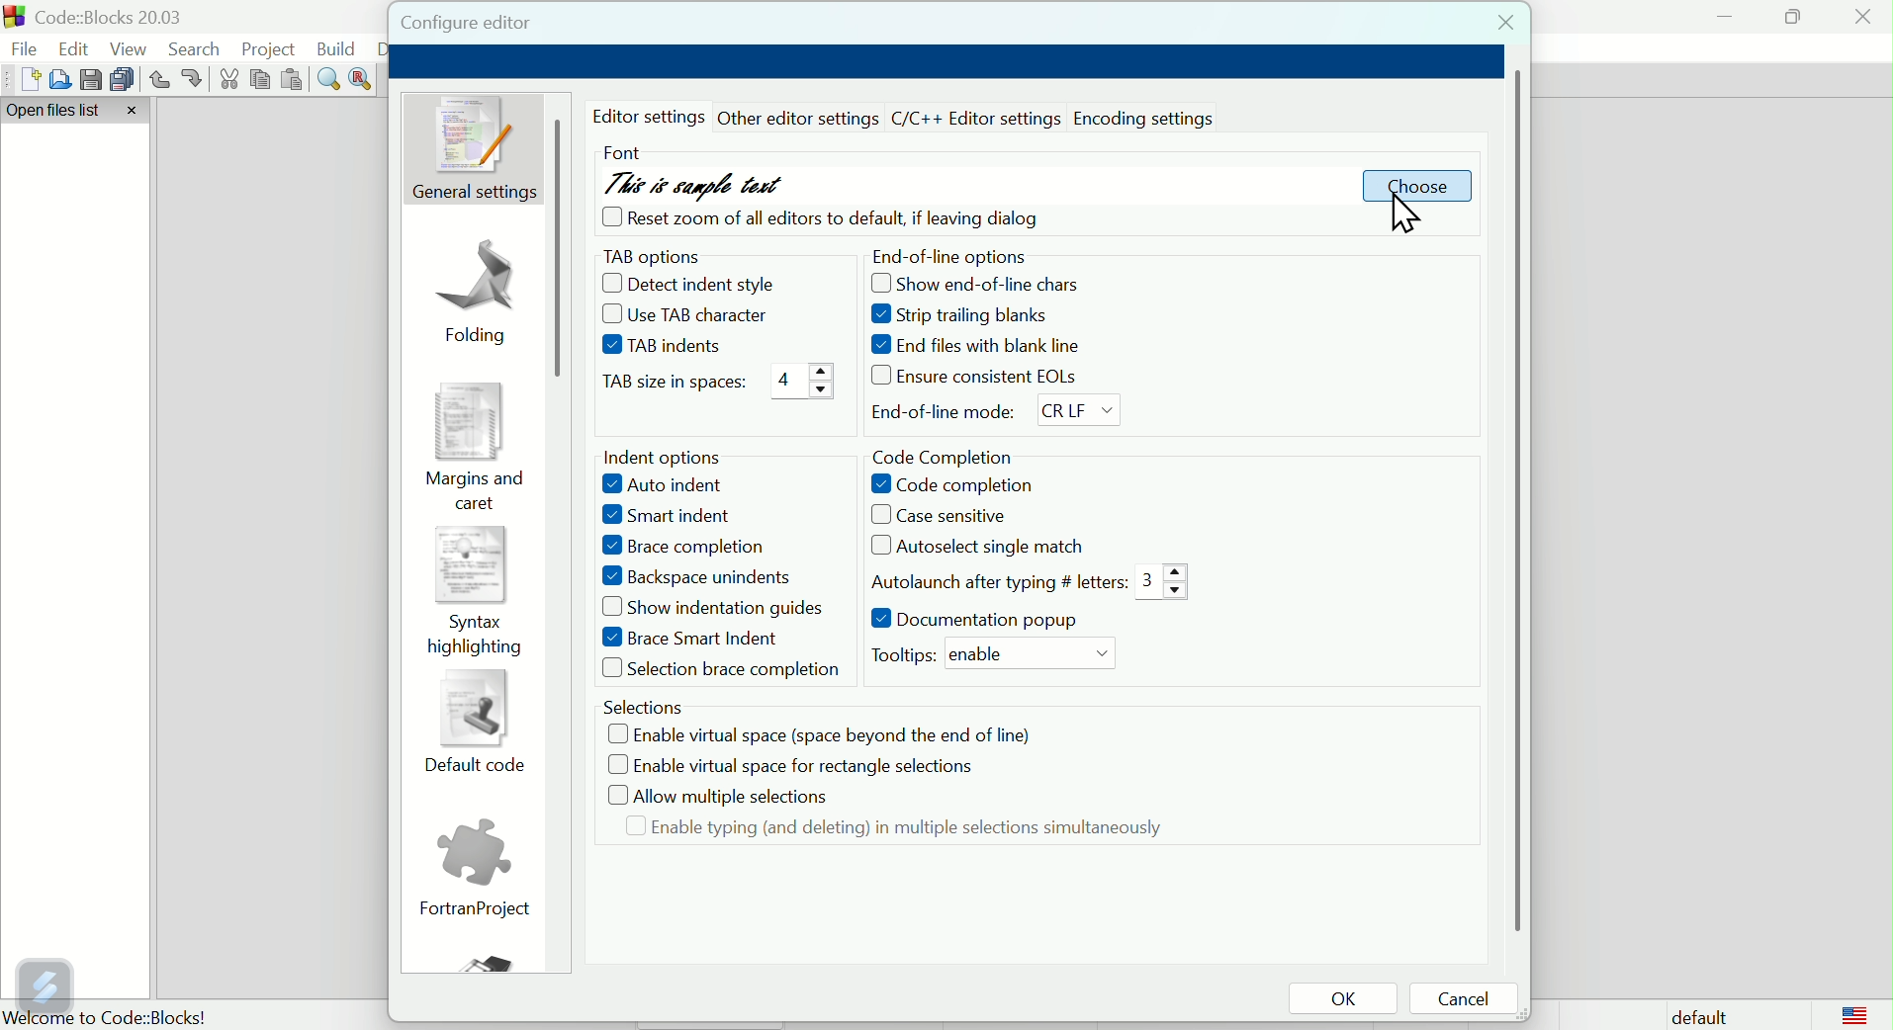  What do you see at coordinates (200, 49) in the screenshot?
I see `Search` at bounding box center [200, 49].